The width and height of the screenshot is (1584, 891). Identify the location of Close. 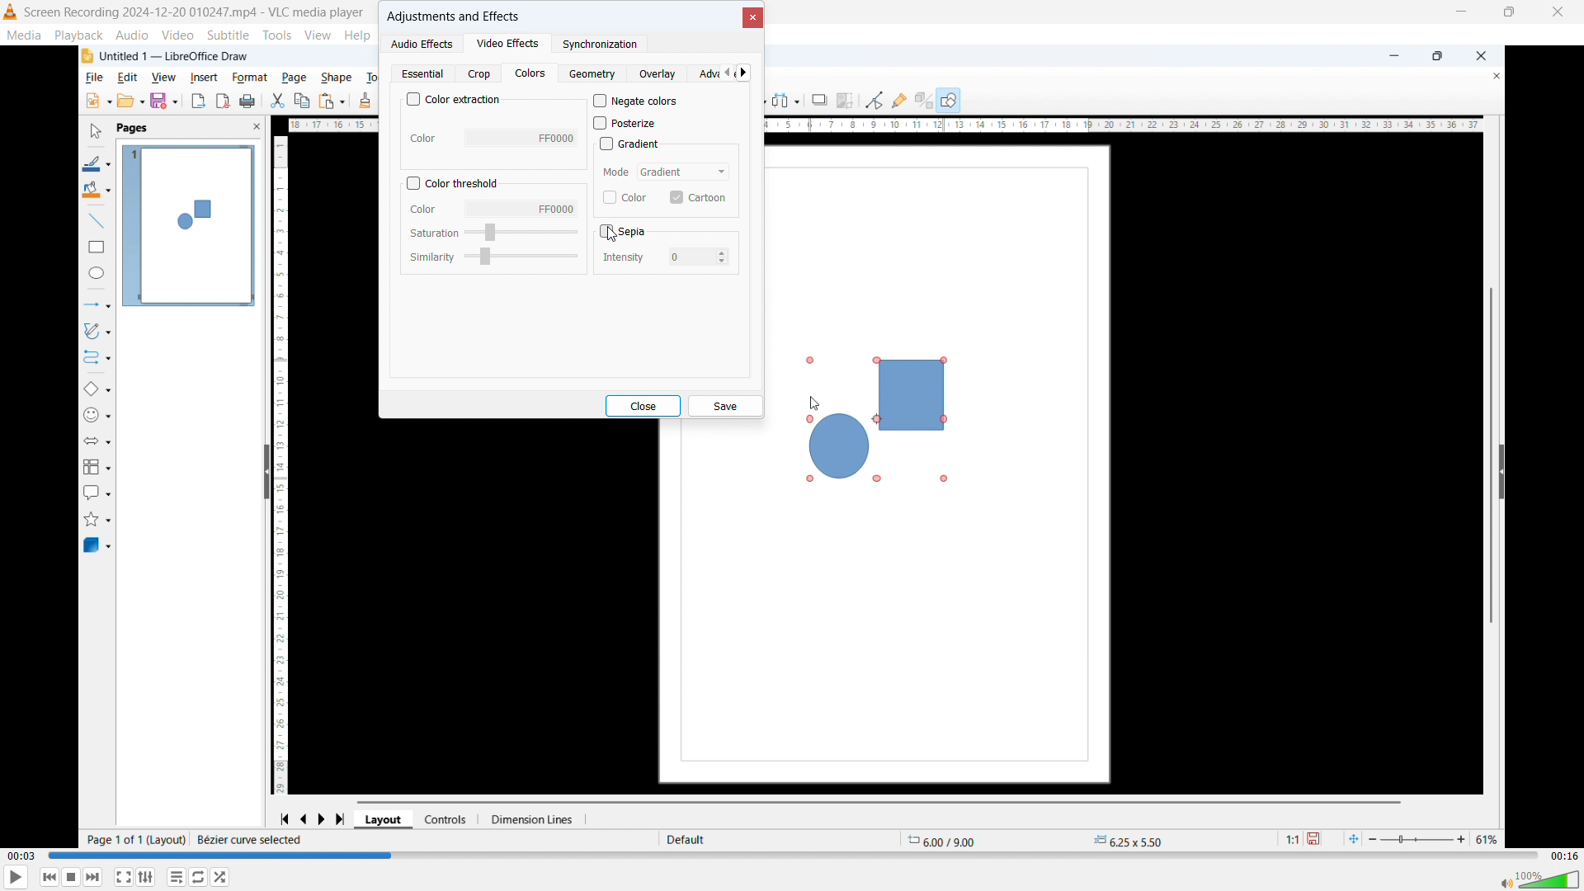
(1561, 12).